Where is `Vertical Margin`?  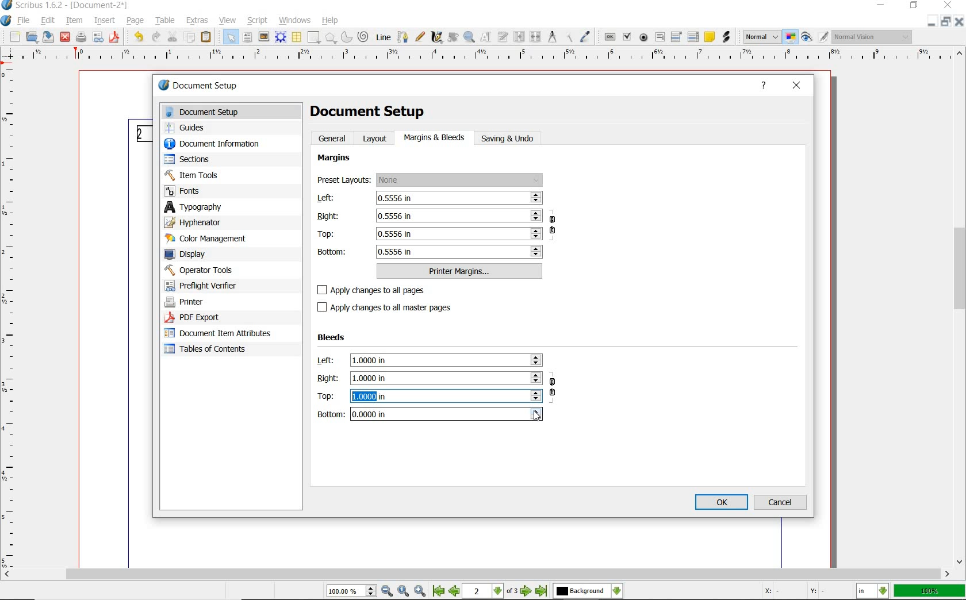
Vertical Margin is located at coordinates (11, 317).